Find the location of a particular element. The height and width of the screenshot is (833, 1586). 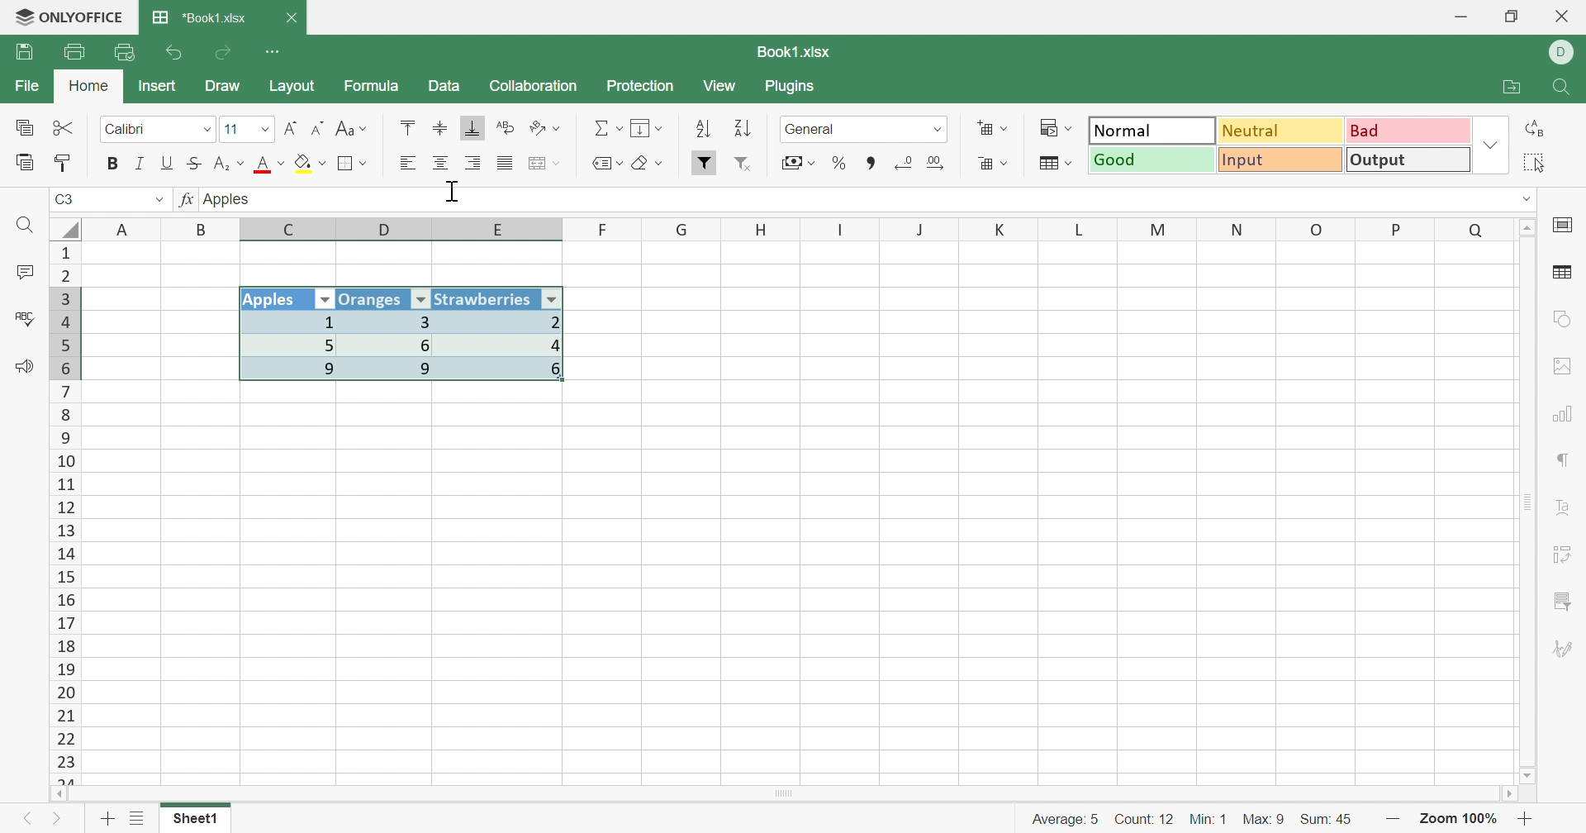

Fill color is located at coordinates (309, 166).